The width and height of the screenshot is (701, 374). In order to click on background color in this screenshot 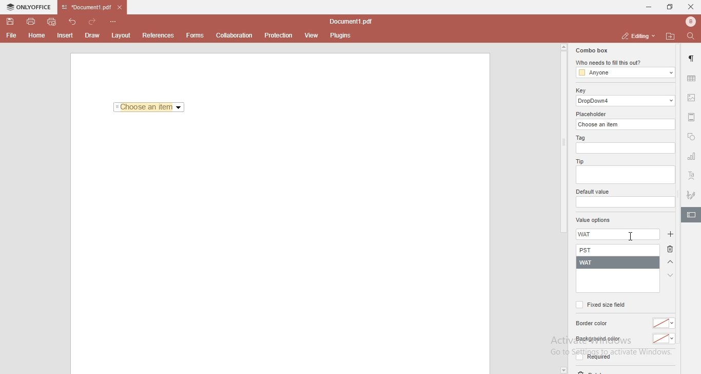, I will do `click(597, 339)`.